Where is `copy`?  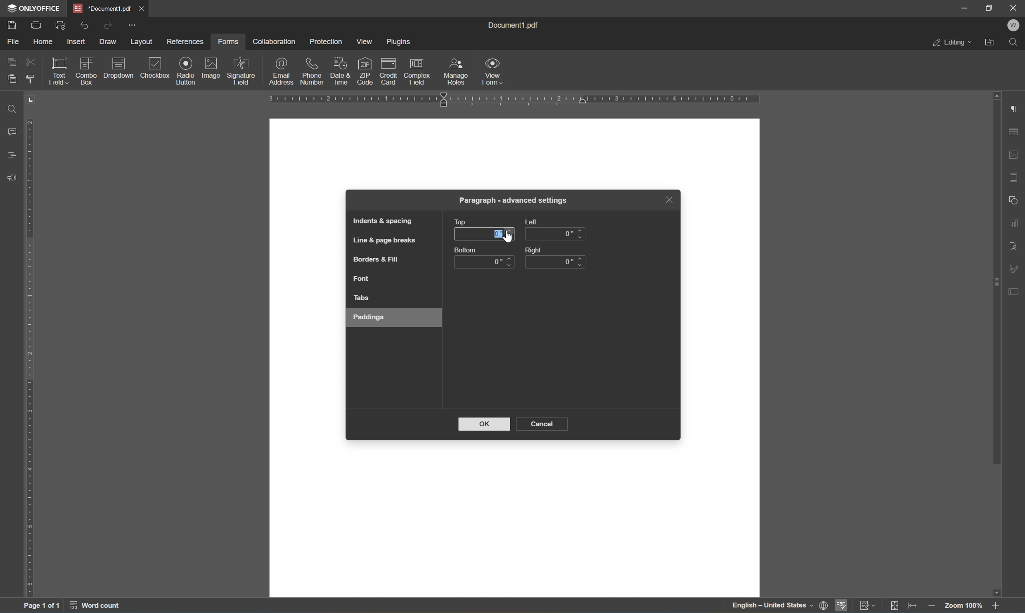
copy is located at coordinates (12, 61).